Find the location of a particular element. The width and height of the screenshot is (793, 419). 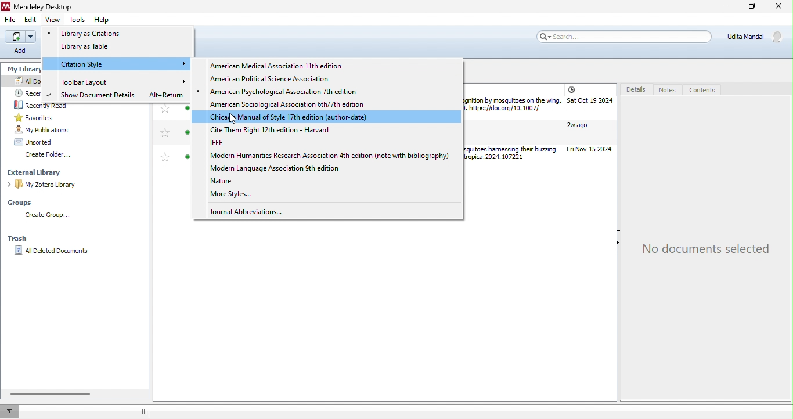

create folder is located at coordinates (49, 156).